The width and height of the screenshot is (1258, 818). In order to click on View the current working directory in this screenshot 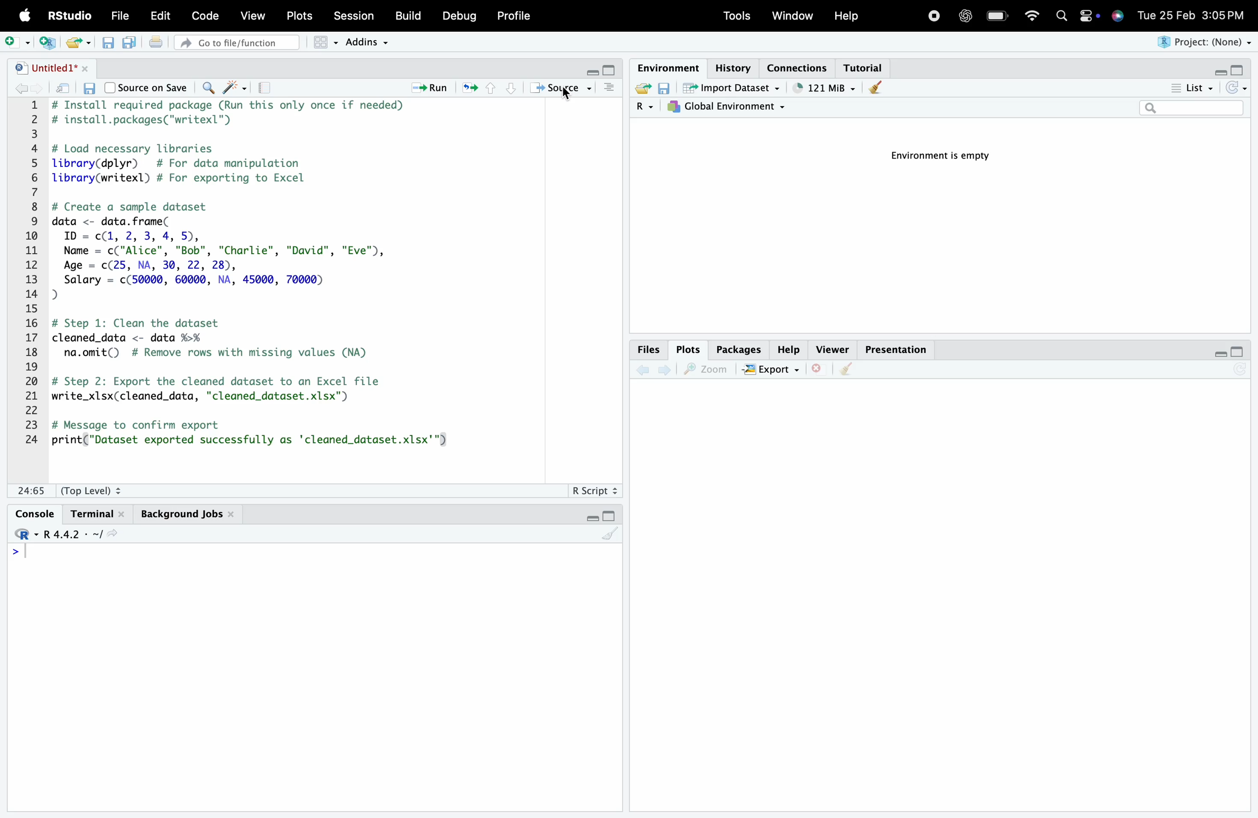, I will do `click(115, 533)`.